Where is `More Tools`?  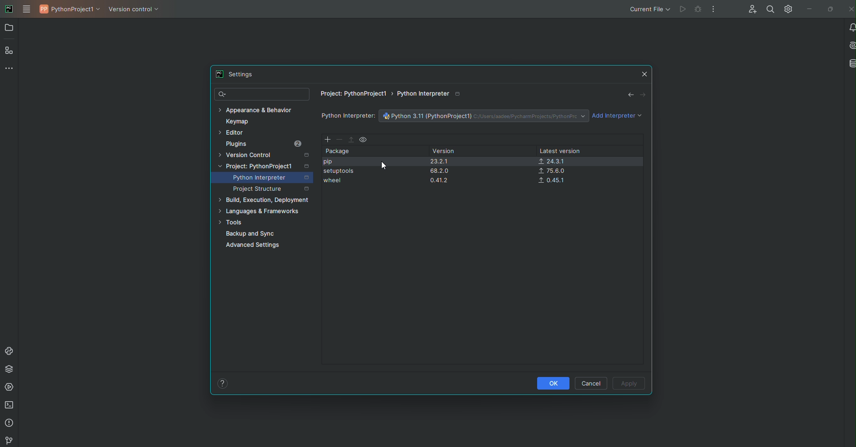 More Tools is located at coordinates (9, 70).